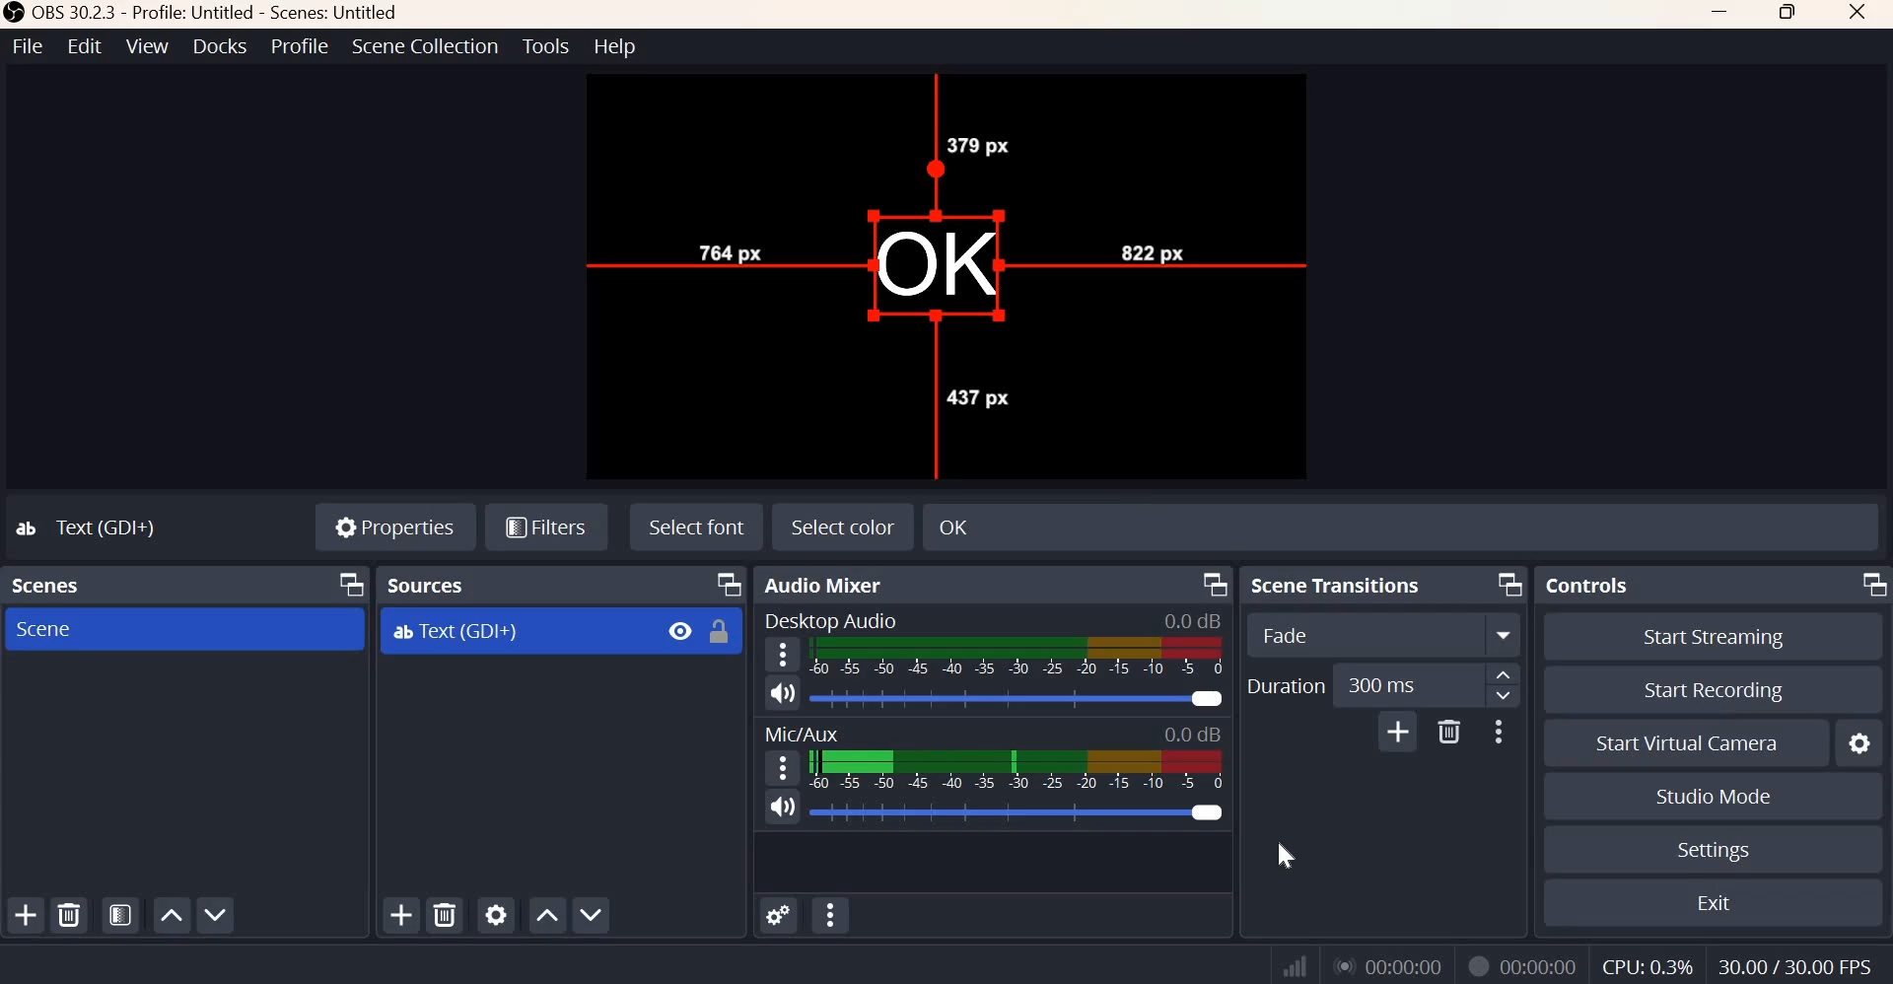 Image resolution: width=1893 pixels, height=984 pixels. What do you see at coordinates (1714, 796) in the screenshot?
I see `Studio mode` at bounding box center [1714, 796].